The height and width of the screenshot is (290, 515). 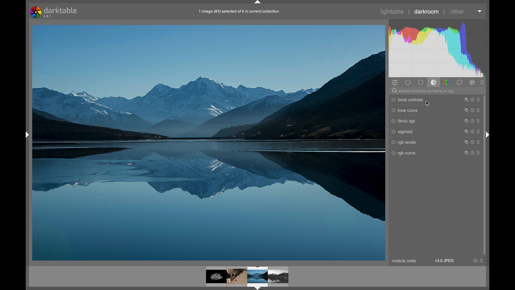 I want to click on rgb curve, so click(x=404, y=153).